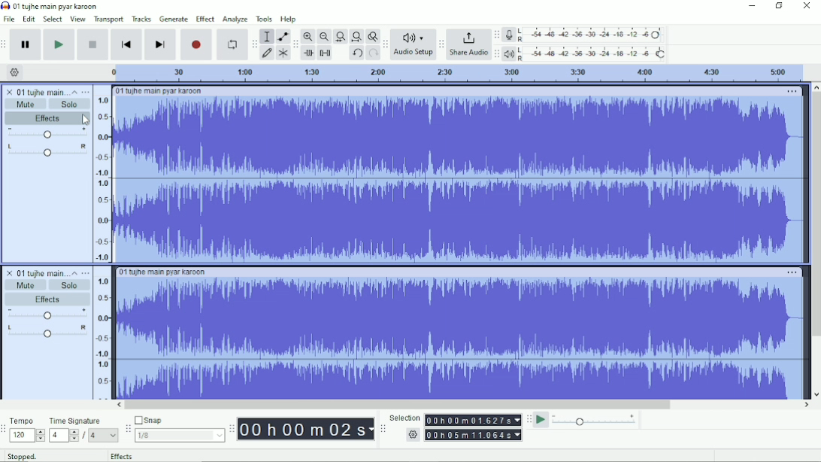  I want to click on Tracks, so click(141, 19).